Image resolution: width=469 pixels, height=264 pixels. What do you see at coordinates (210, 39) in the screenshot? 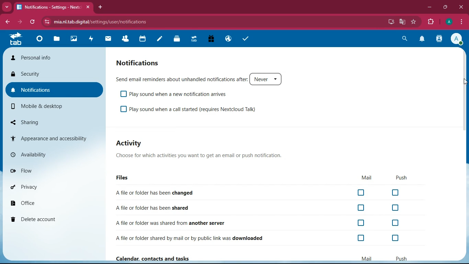
I see `Free Trial` at bounding box center [210, 39].